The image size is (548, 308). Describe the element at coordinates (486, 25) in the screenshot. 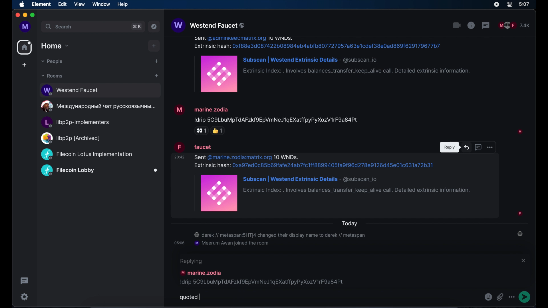

I see `threads` at that location.